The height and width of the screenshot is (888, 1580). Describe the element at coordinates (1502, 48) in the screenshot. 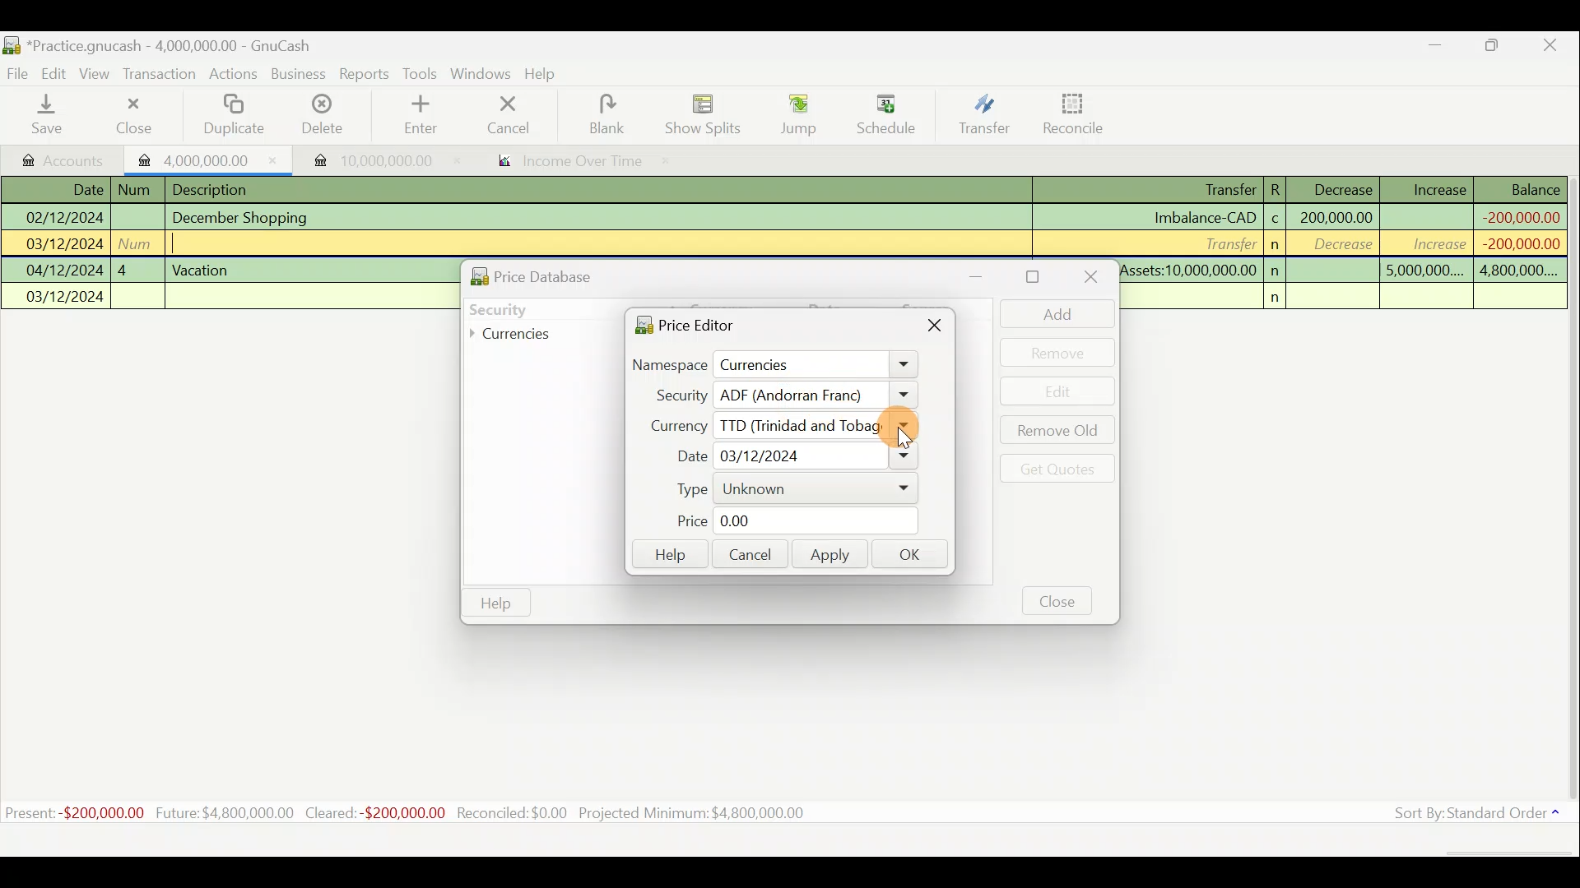

I see `Maximise` at that location.